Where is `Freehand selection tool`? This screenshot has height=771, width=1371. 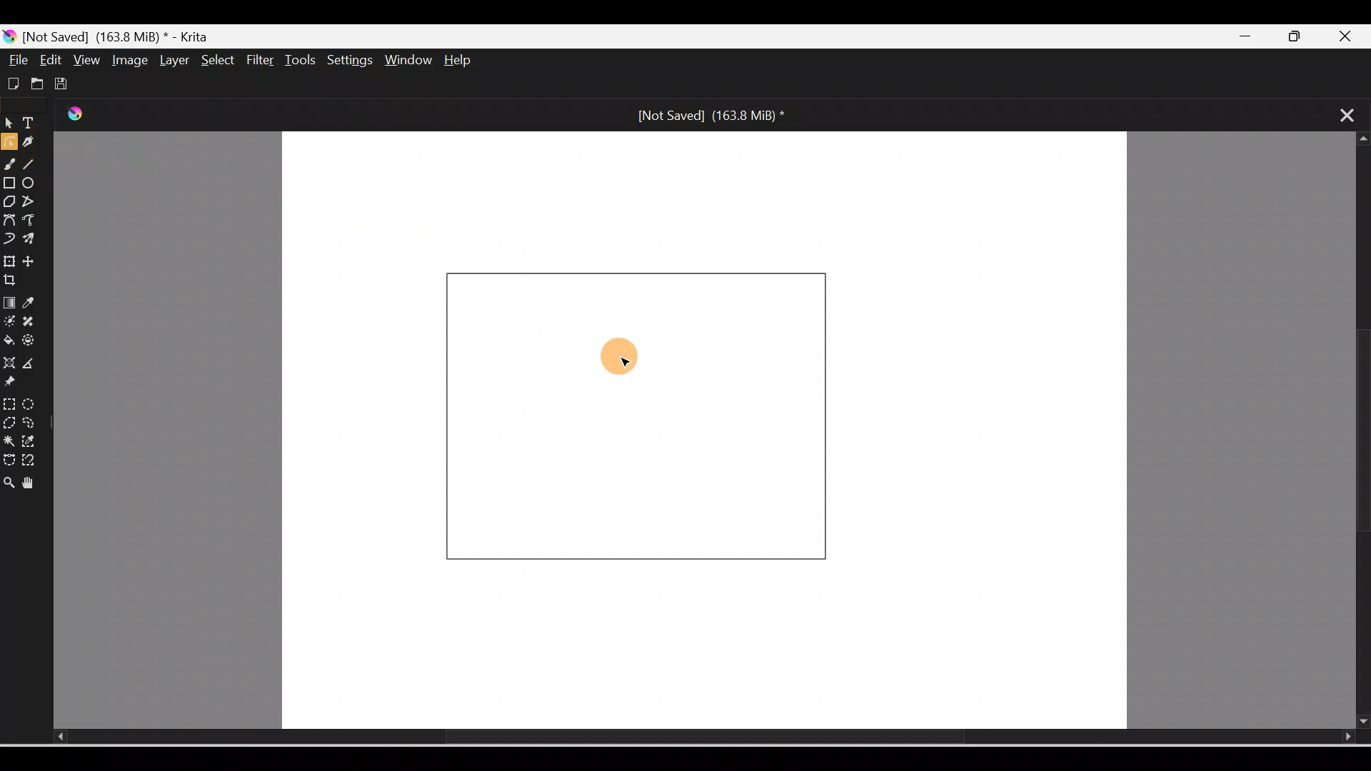
Freehand selection tool is located at coordinates (33, 423).